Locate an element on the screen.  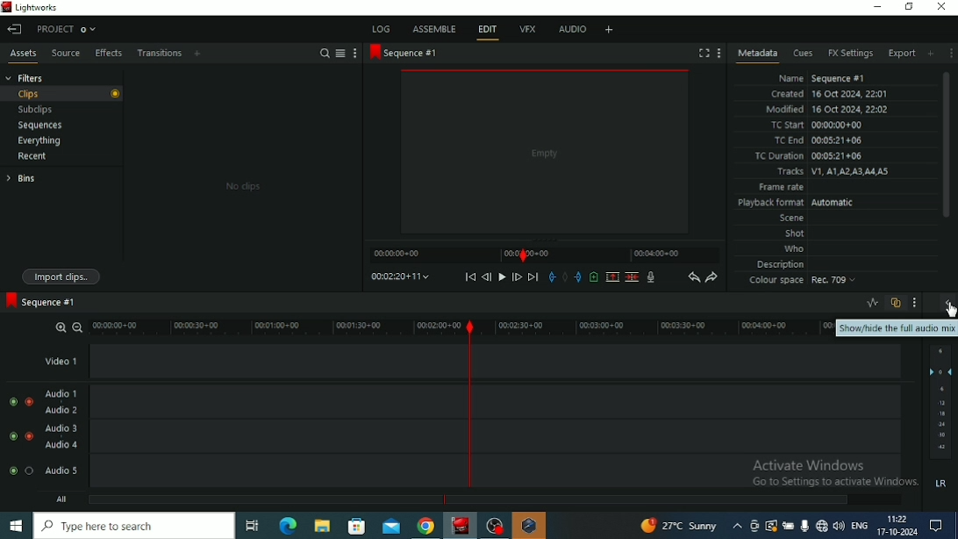
Shot is located at coordinates (795, 233).